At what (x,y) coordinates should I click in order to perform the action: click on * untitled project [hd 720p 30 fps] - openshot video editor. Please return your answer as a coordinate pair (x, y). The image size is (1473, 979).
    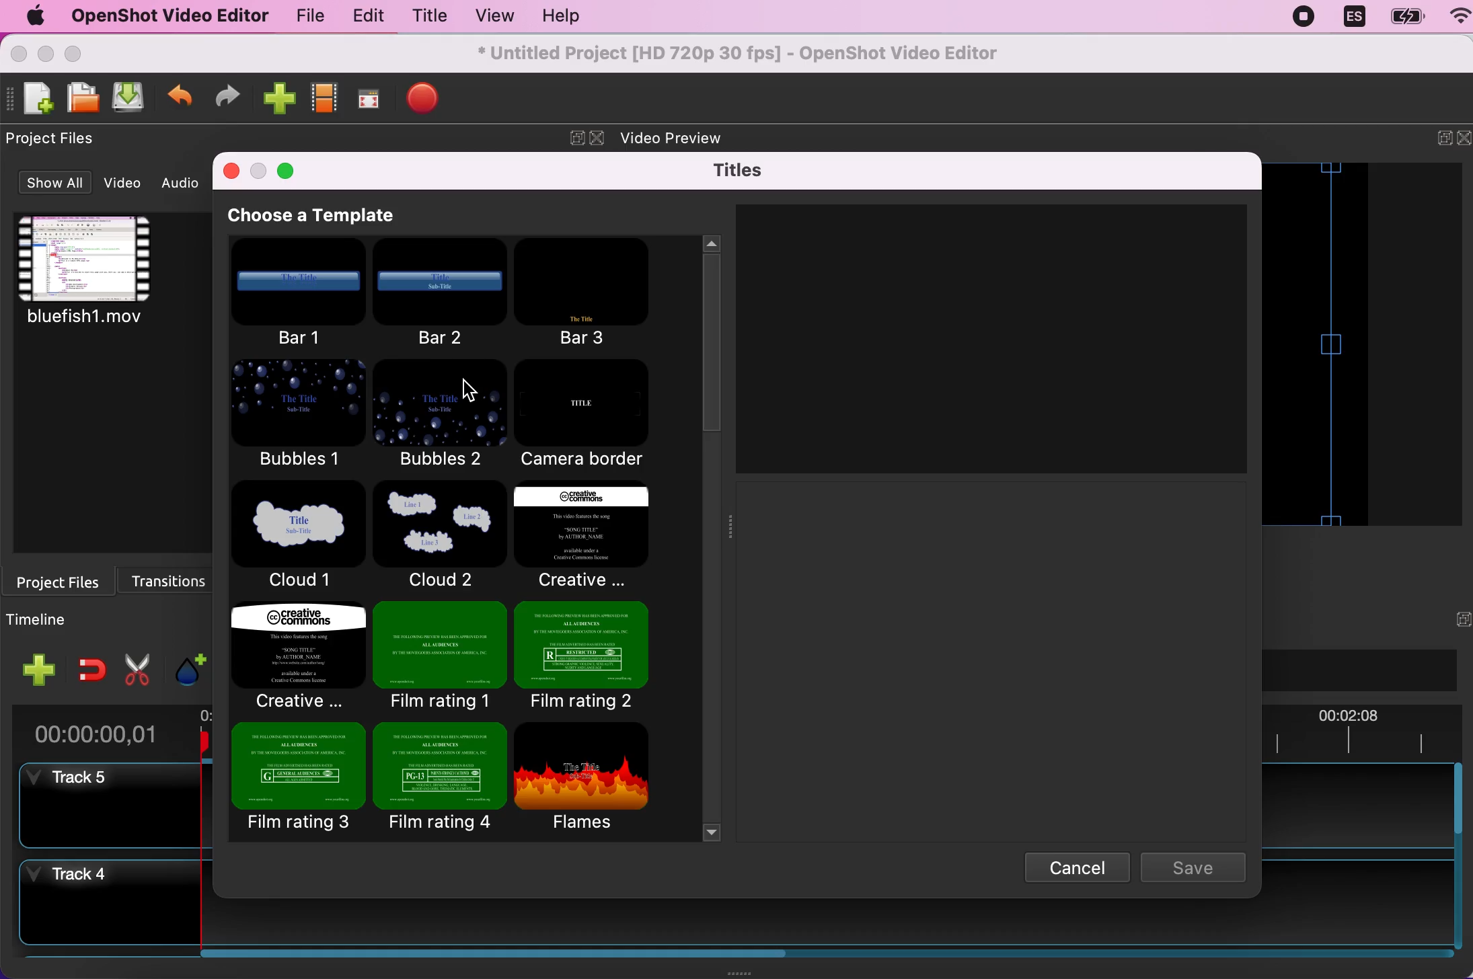
    Looking at the image, I should click on (761, 52).